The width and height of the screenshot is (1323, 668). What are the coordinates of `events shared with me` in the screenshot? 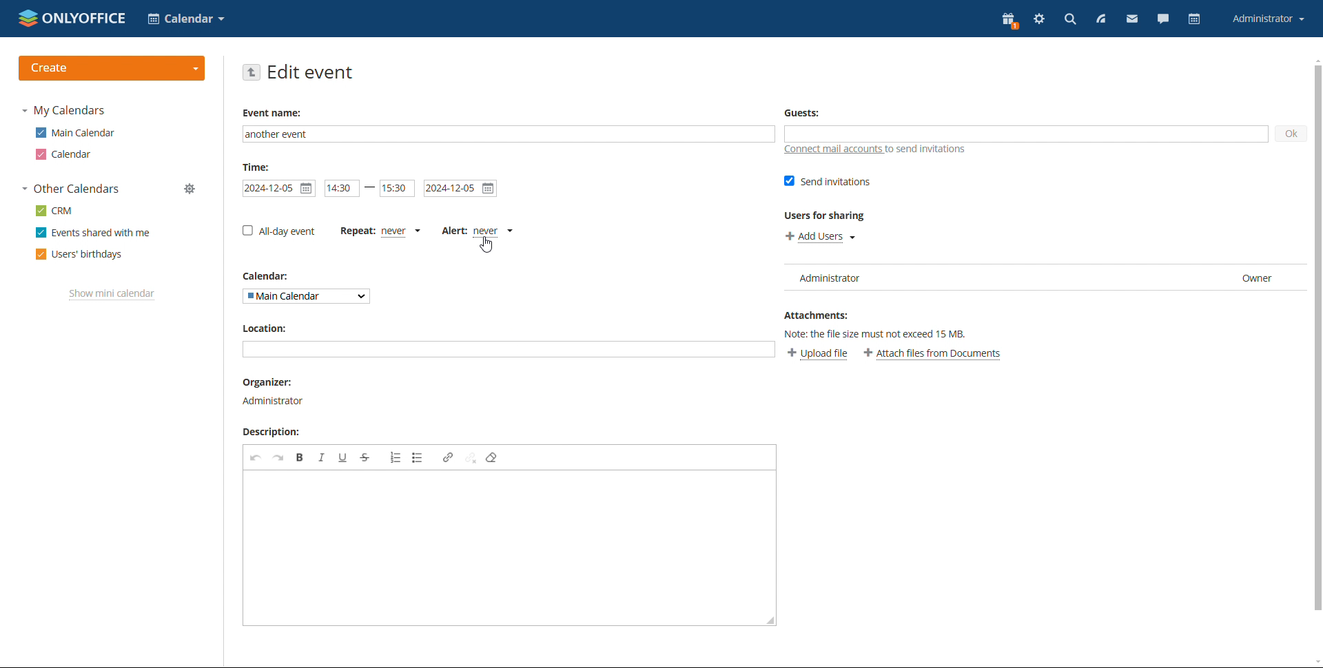 It's located at (93, 233).